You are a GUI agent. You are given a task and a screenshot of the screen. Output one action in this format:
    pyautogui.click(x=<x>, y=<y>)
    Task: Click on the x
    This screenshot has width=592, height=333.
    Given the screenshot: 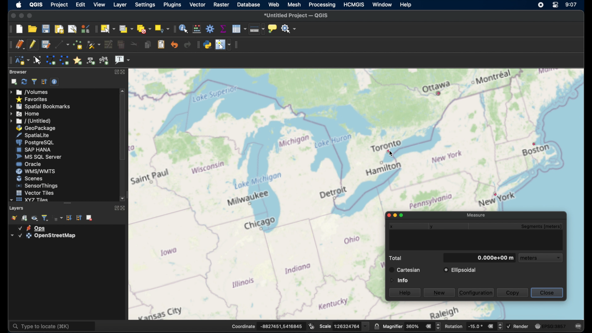 What is the action you would take?
    pyautogui.click(x=392, y=226)
    